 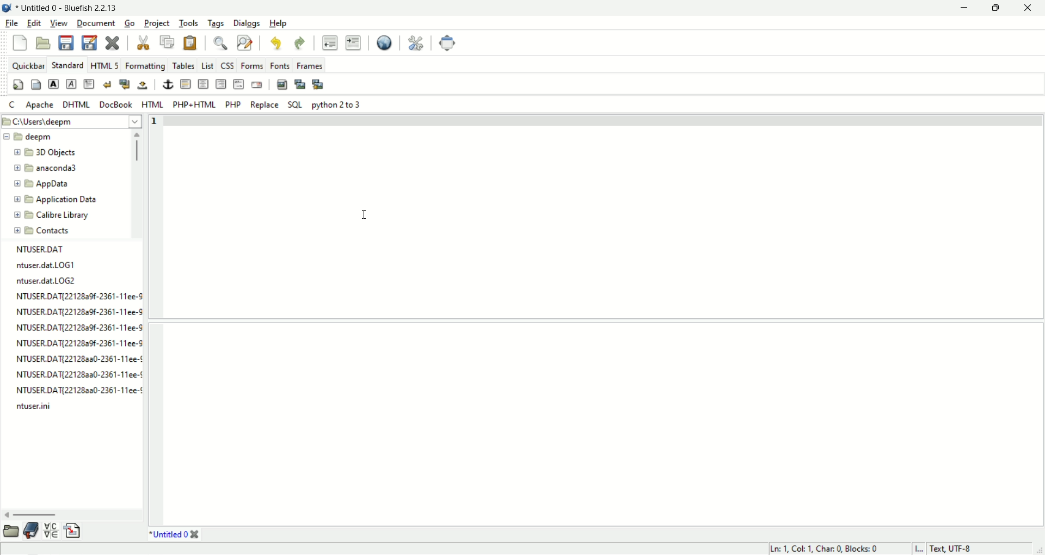 I want to click on quickbar, so click(x=27, y=65).